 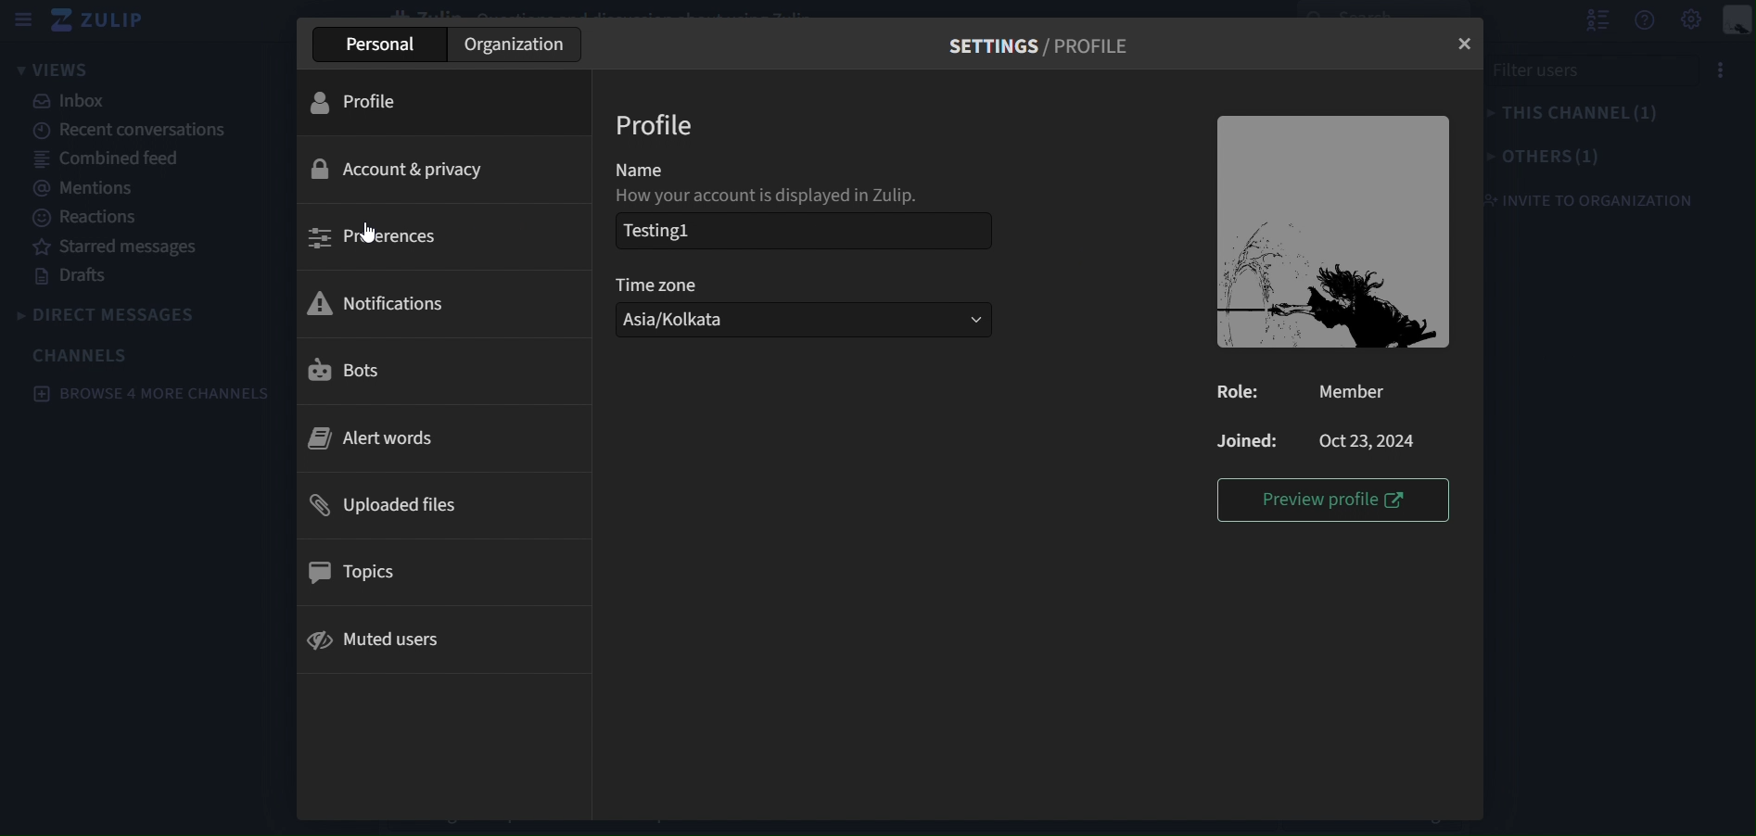 I want to click on How your account is displayed in Zulip, so click(x=767, y=196).